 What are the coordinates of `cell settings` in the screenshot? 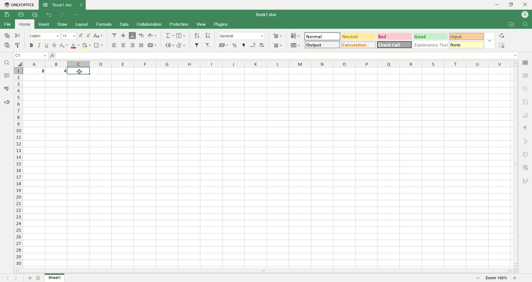 It's located at (525, 62).